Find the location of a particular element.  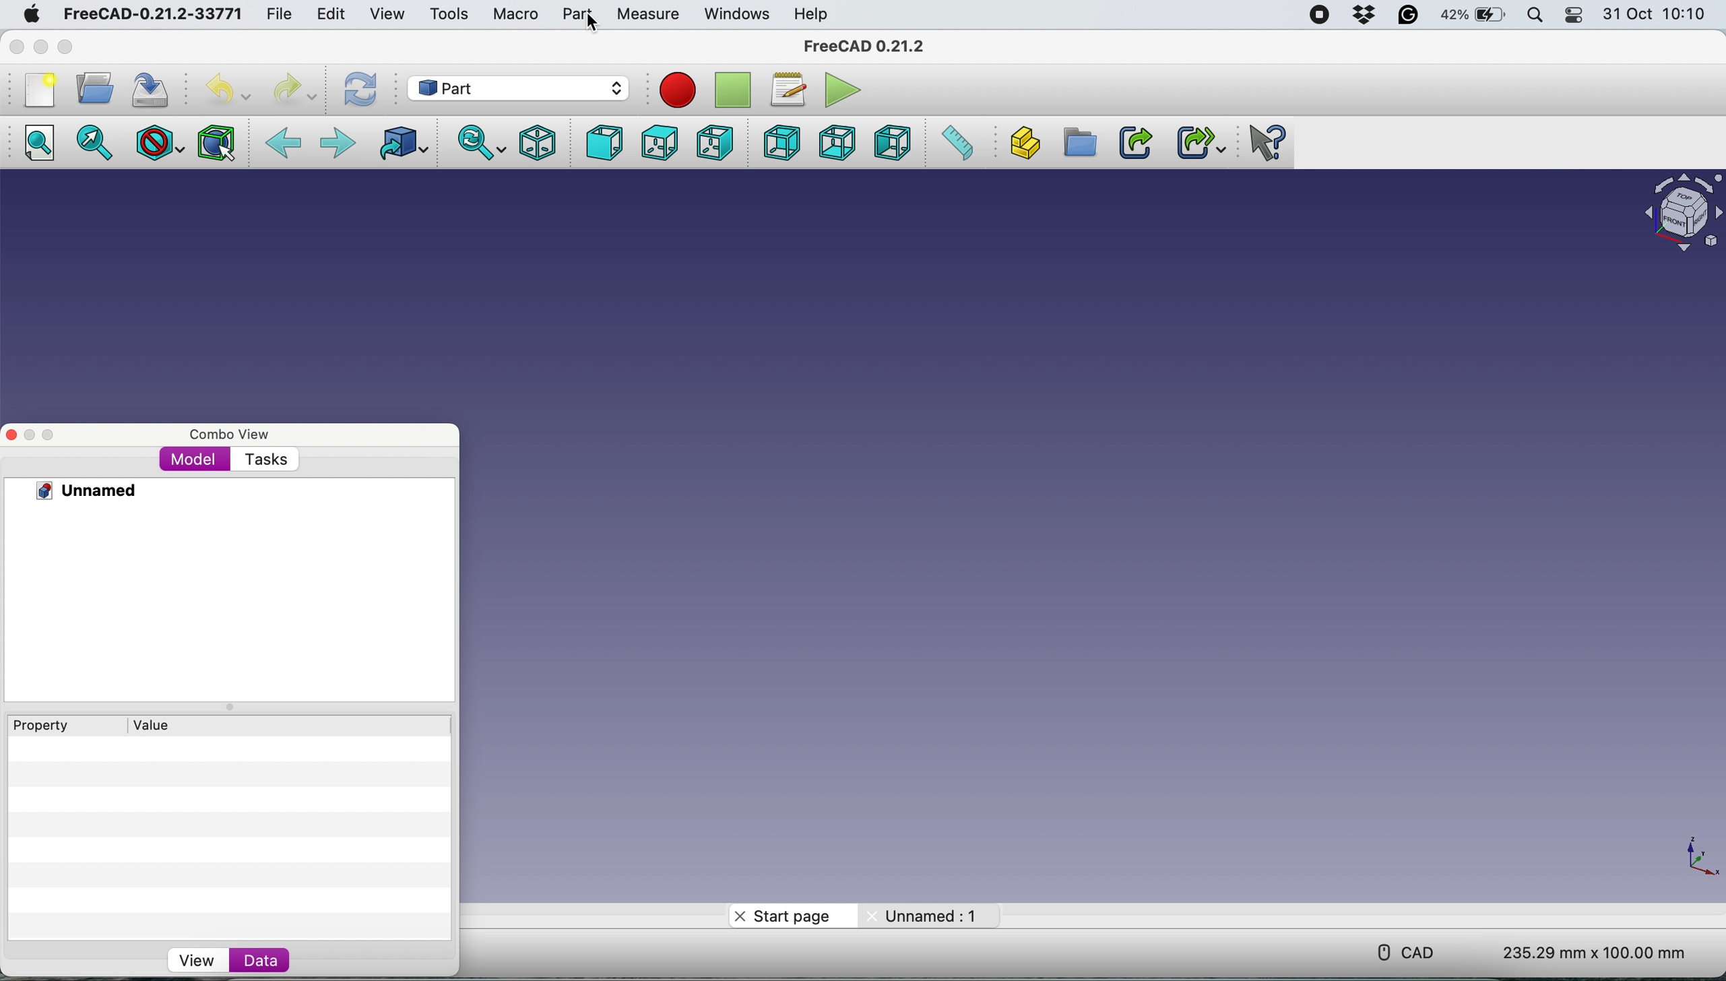

Help is located at coordinates (811, 15).